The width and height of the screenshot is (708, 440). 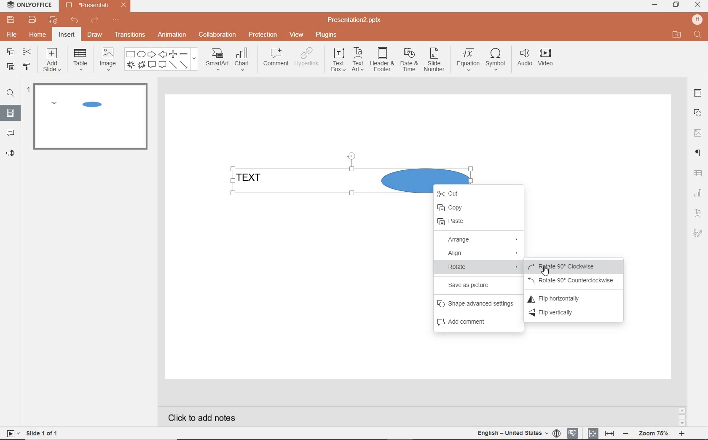 I want to click on animation, so click(x=172, y=35).